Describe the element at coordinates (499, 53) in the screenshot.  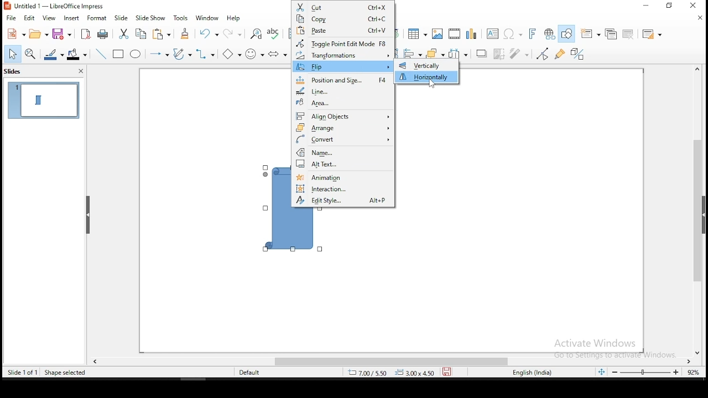
I see `crop image` at that location.